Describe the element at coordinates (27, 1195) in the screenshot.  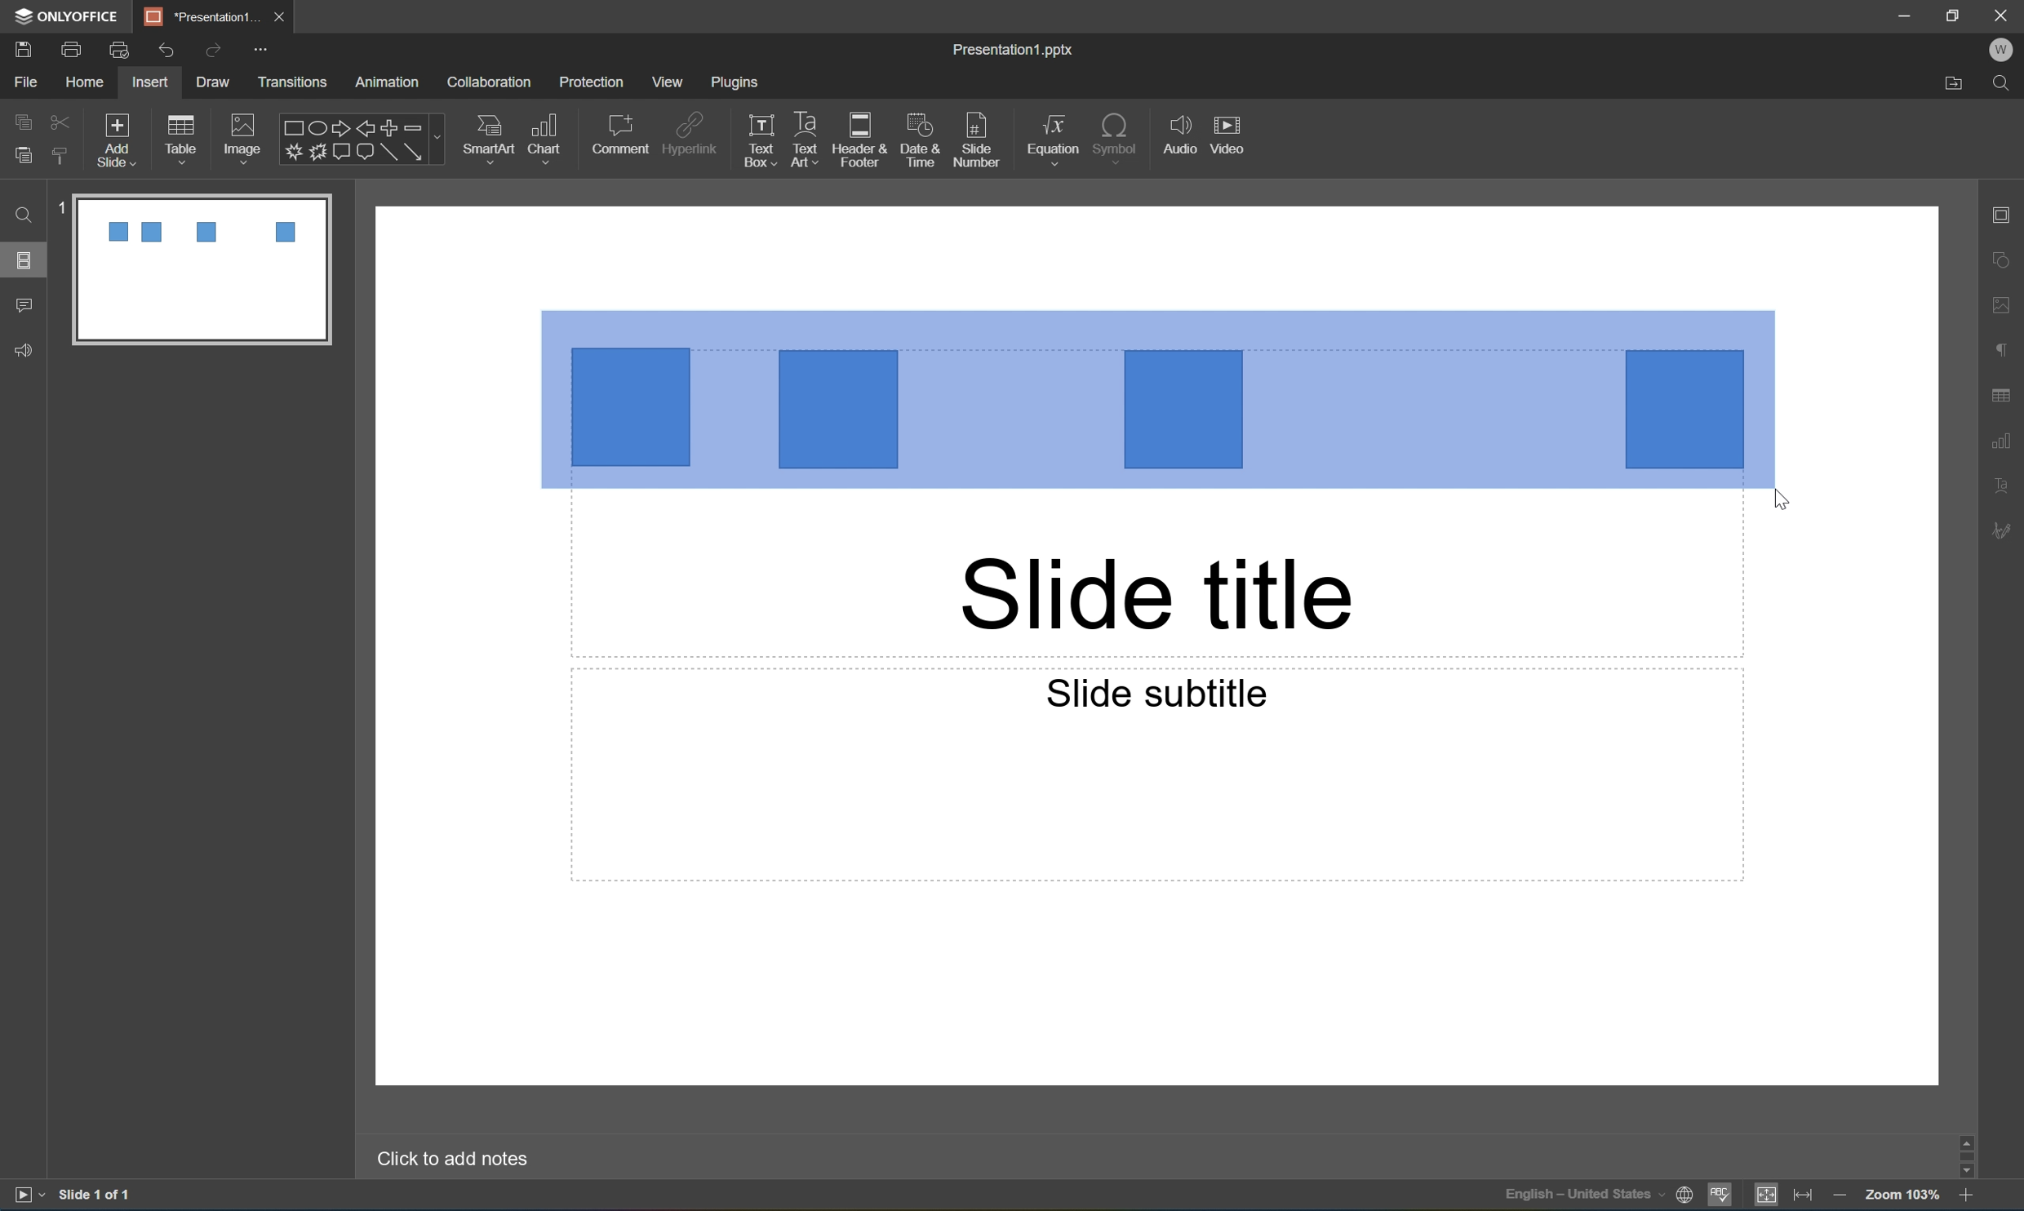
I see `start slideshow` at that location.